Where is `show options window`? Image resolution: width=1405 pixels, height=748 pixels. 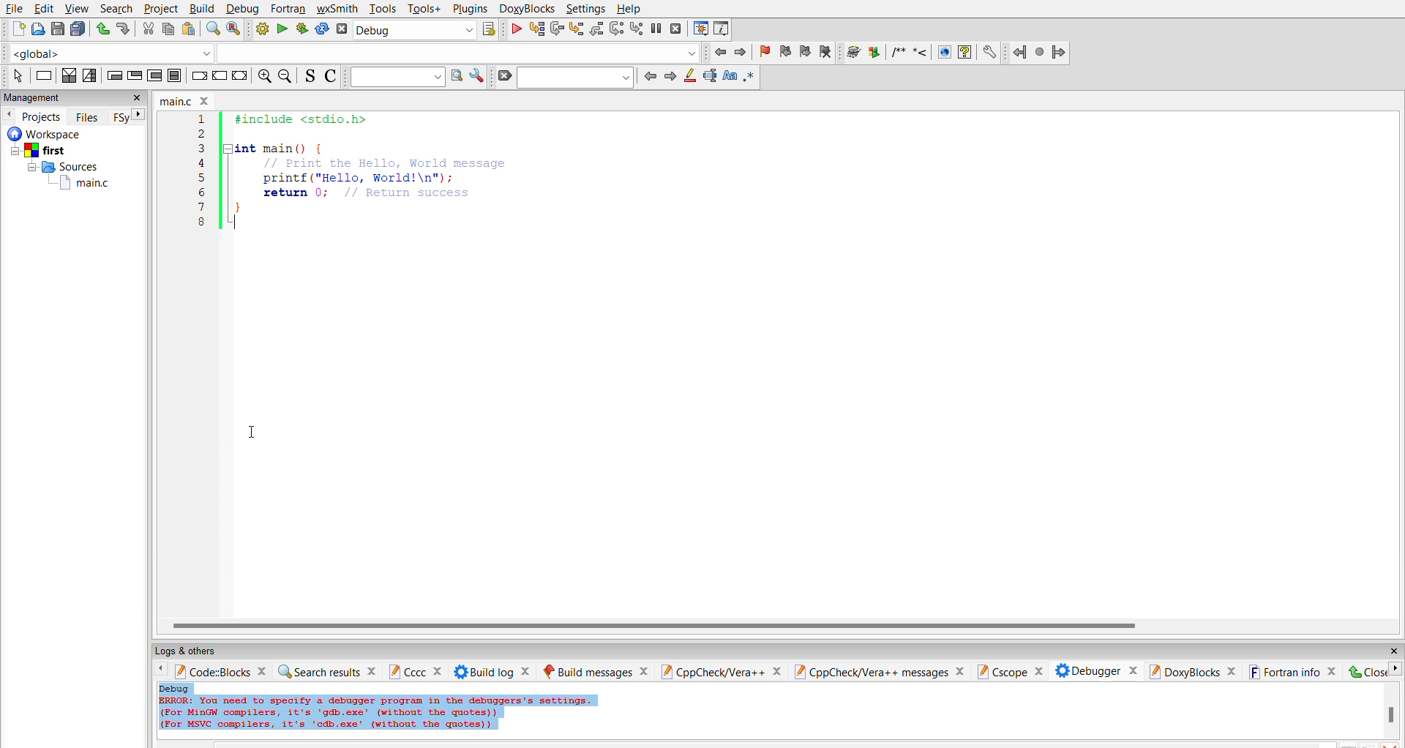
show options window is located at coordinates (478, 78).